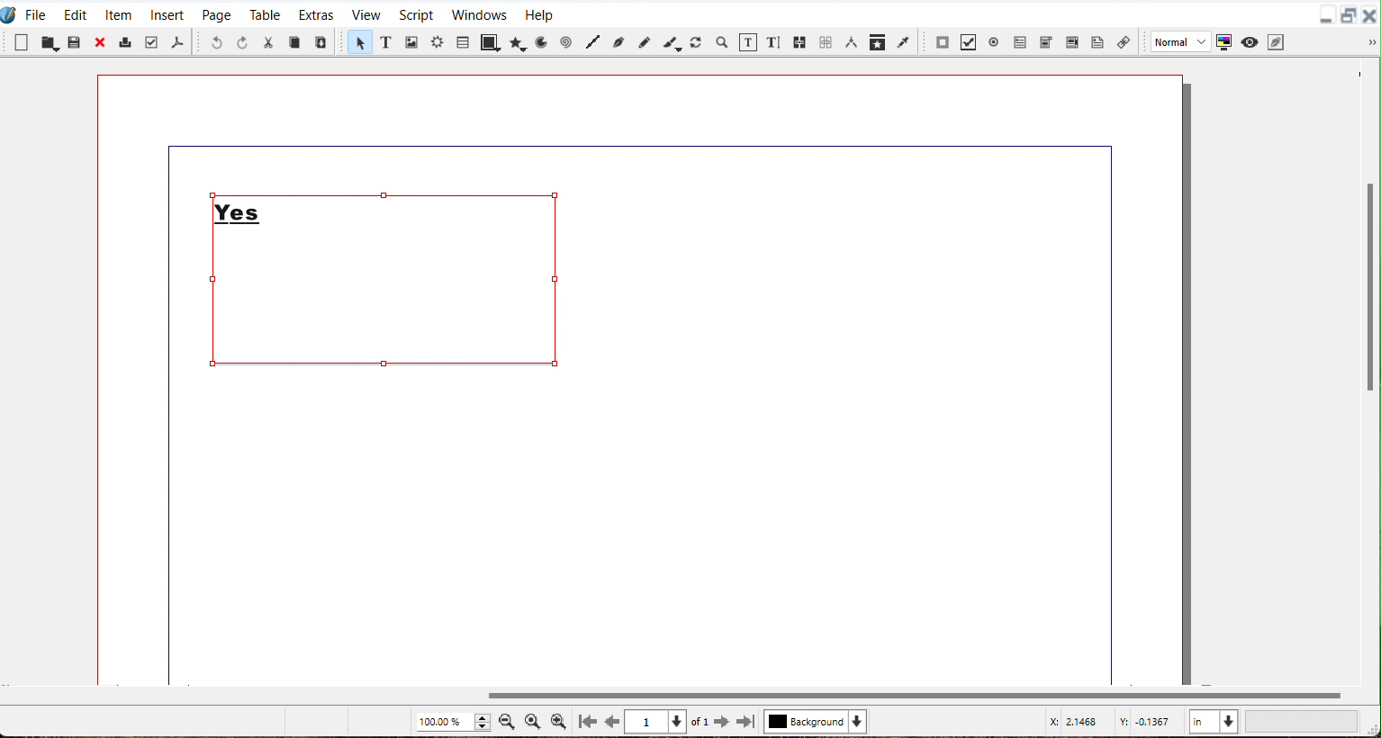 The height and width of the screenshot is (738, 1381). What do you see at coordinates (1250, 41) in the screenshot?
I see `Preview Mode` at bounding box center [1250, 41].